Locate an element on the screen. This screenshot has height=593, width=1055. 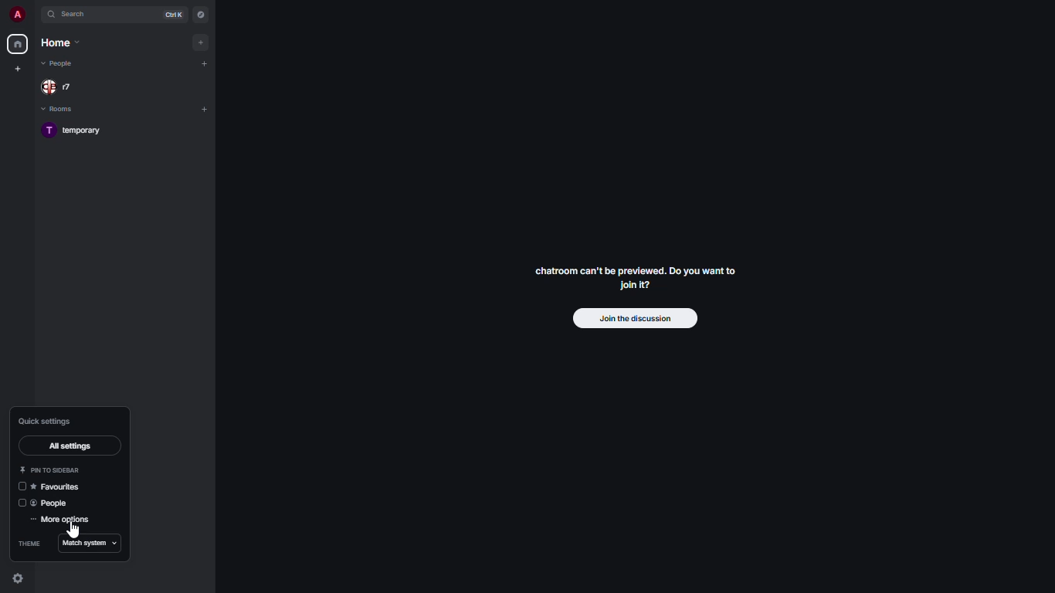
join the discussion is located at coordinates (632, 319).